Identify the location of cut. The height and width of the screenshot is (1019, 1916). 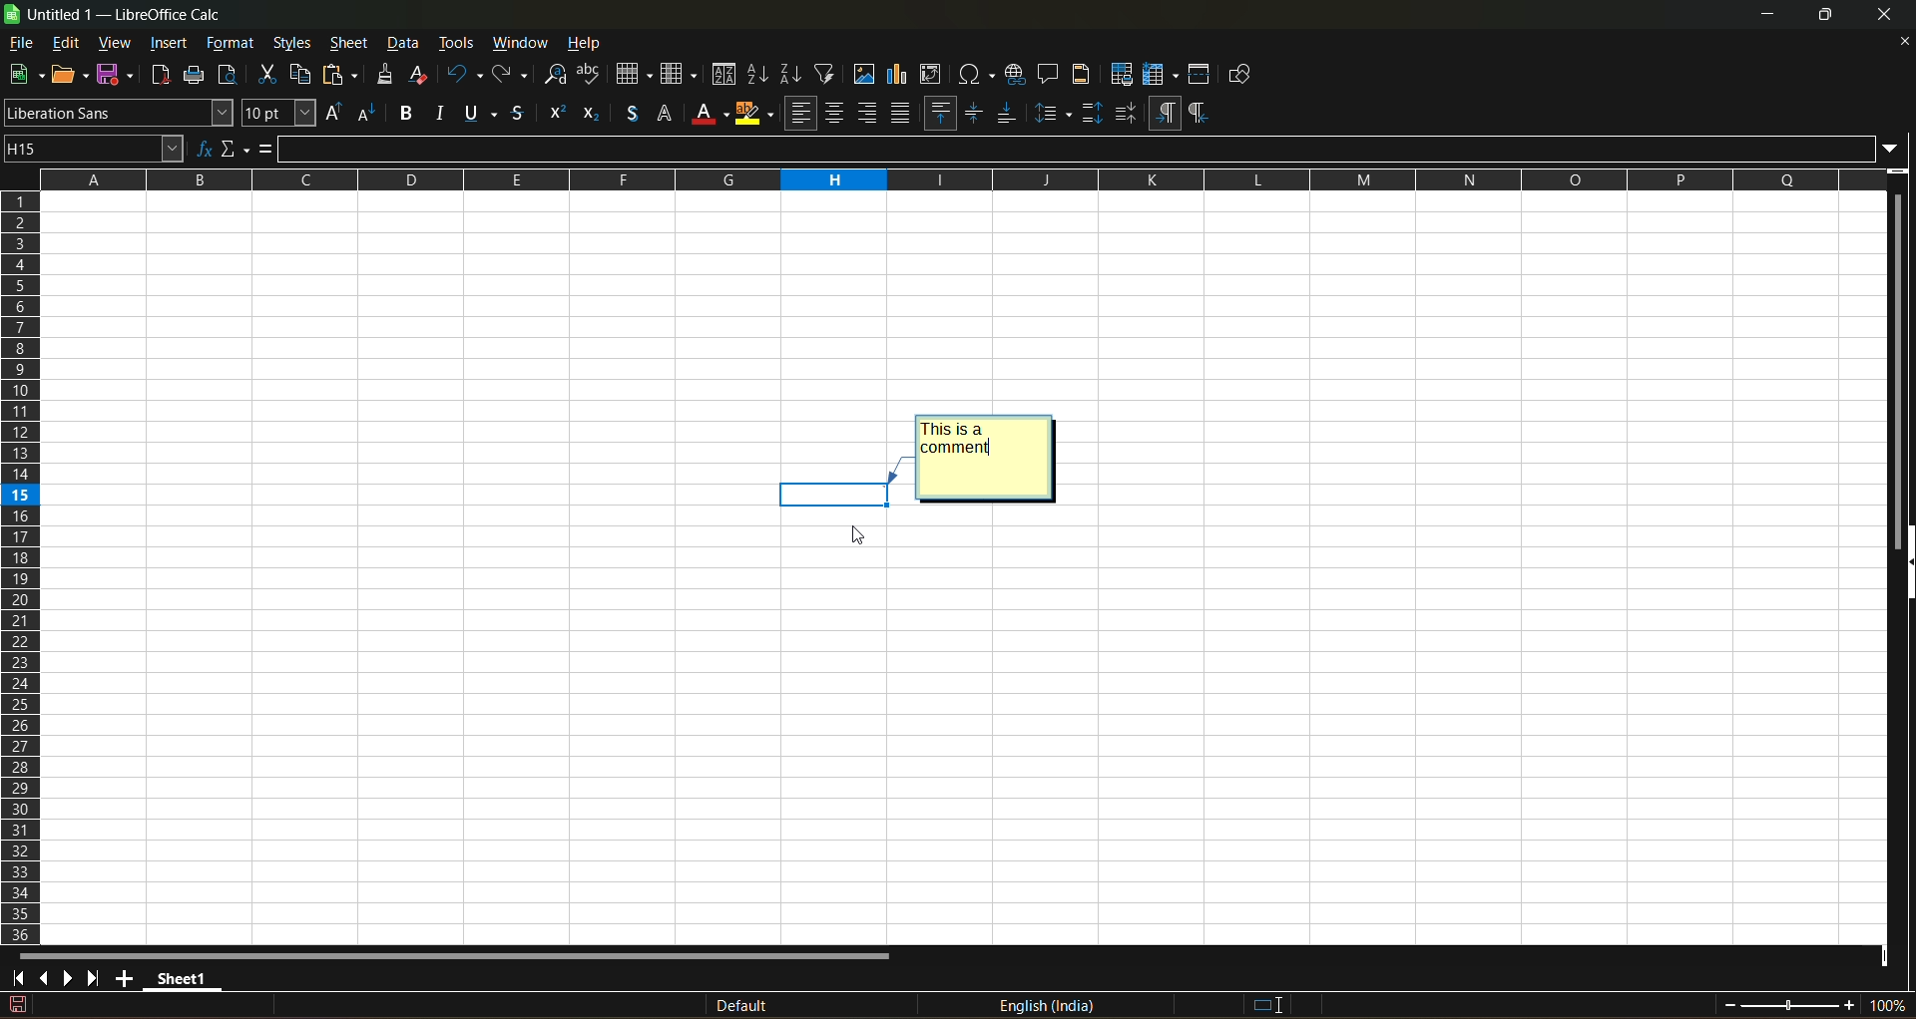
(266, 74).